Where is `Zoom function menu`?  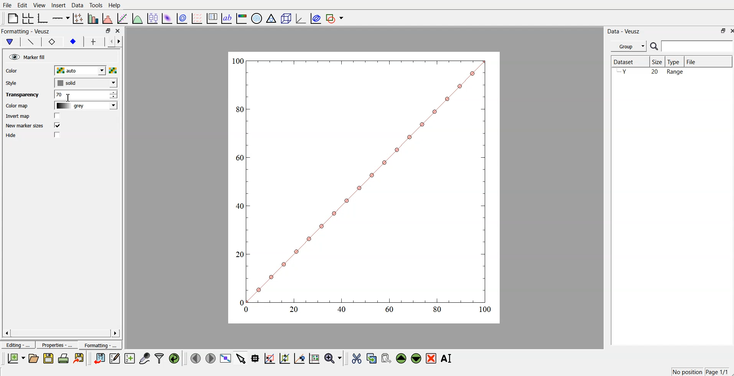 Zoom function menu is located at coordinates (334, 358).